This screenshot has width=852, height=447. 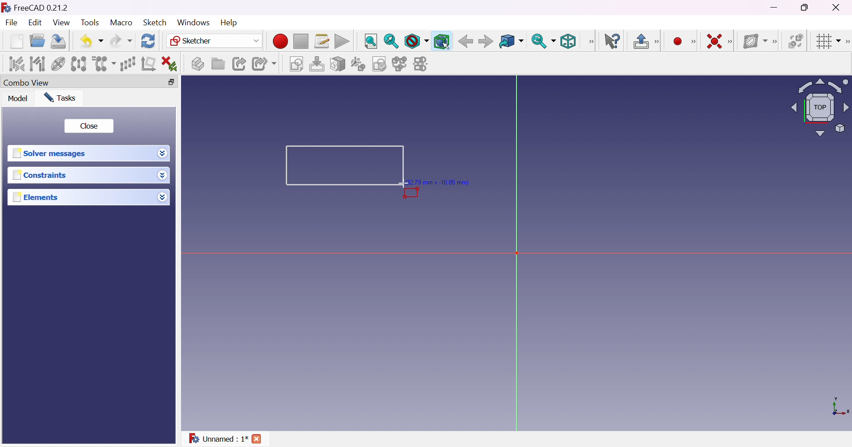 What do you see at coordinates (149, 41) in the screenshot?
I see `Refresh` at bounding box center [149, 41].